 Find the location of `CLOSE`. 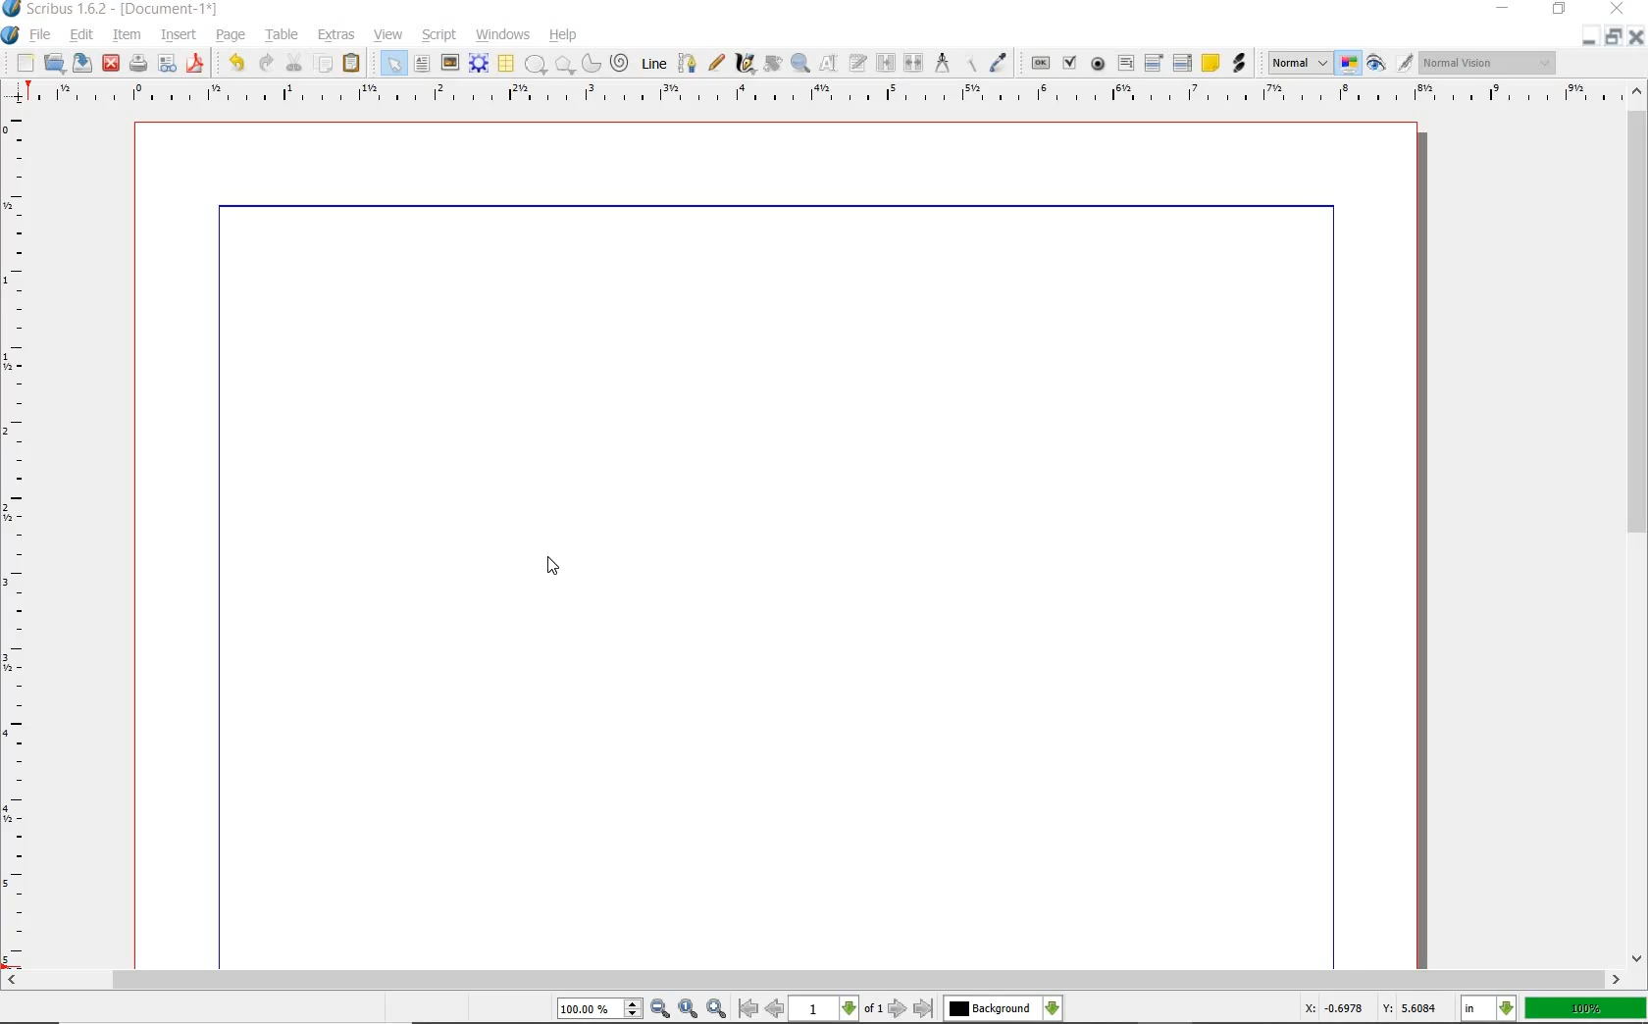

CLOSE is located at coordinates (1615, 9).